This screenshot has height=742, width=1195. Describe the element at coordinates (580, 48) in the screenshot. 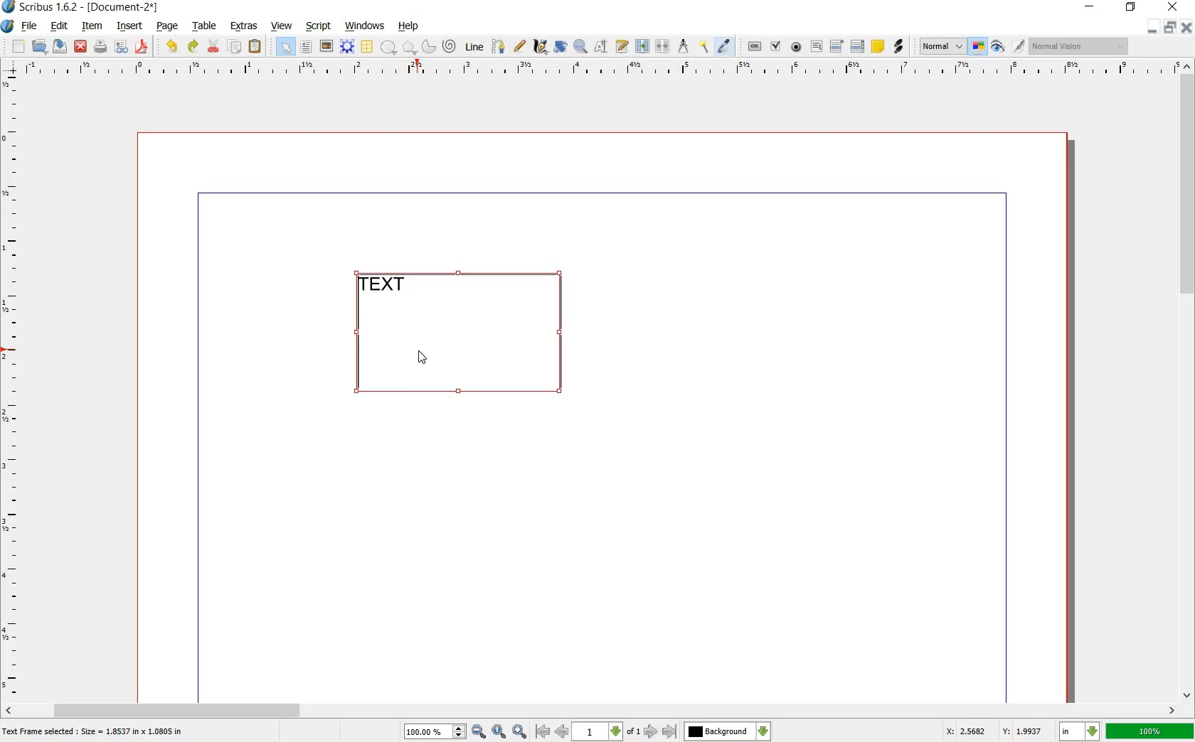

I see `zoom in or out` at that location.